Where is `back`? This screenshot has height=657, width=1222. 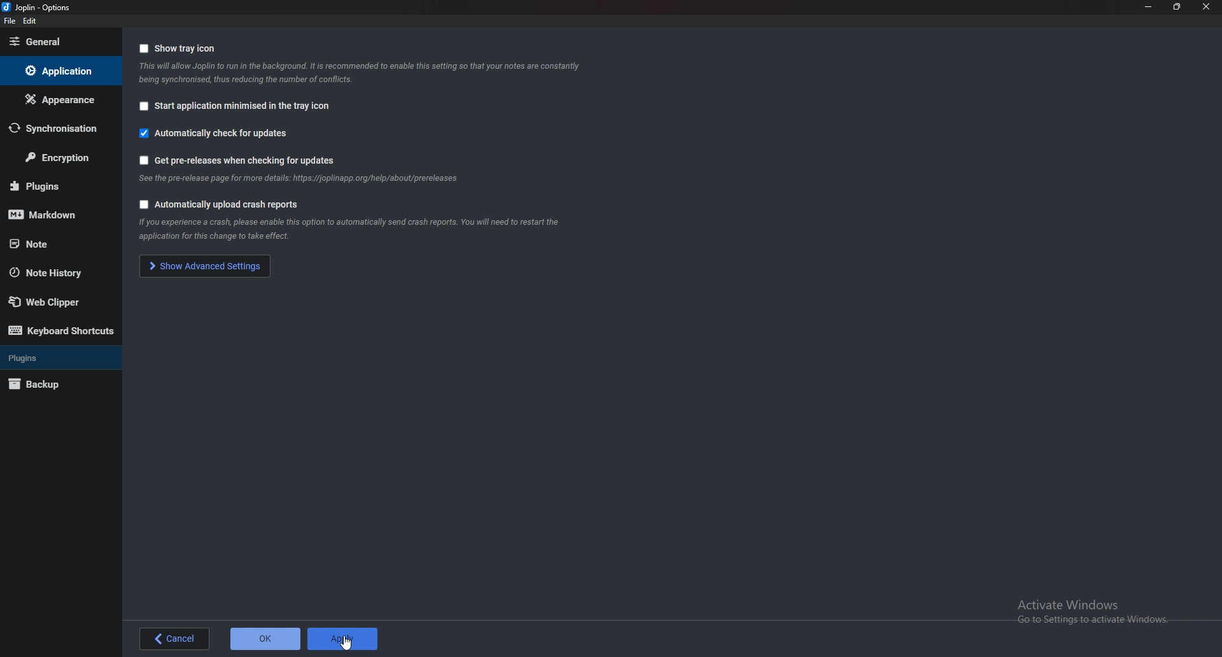
back is located at coordinates (175, 639).